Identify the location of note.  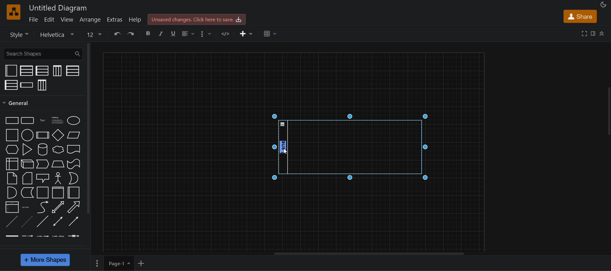
(12, 178).